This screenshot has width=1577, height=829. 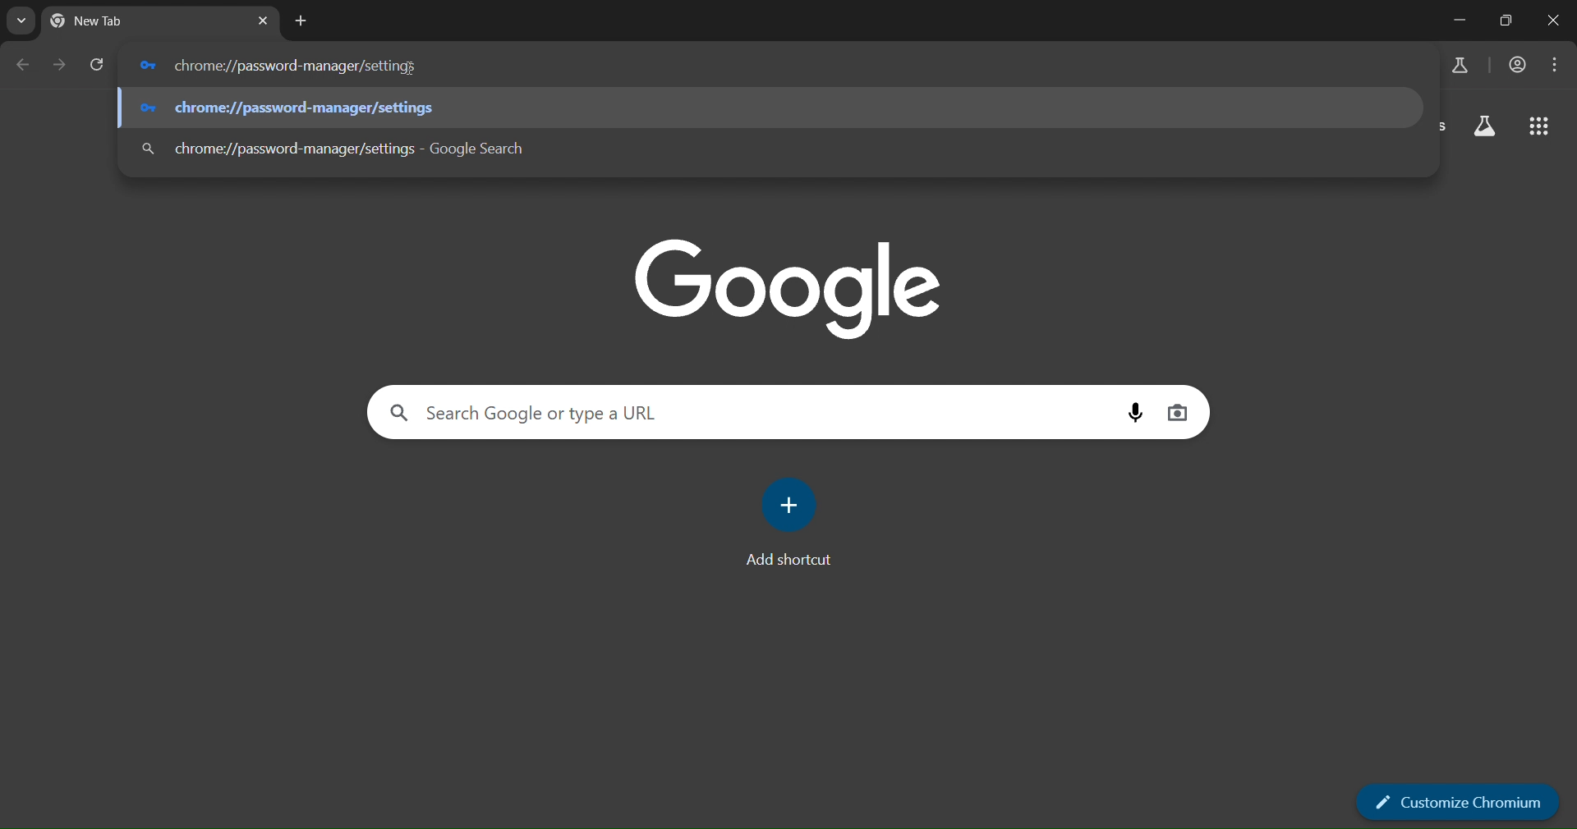 I want to click on close, so click(x=1555, y=22).